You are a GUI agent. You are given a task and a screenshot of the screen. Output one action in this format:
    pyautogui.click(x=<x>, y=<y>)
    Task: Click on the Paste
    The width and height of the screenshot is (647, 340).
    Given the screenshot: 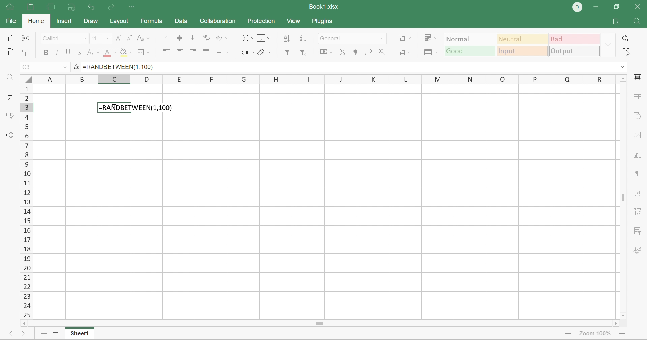 What is the action you would take?
    pyautogui.click(x=11, y=52)
    